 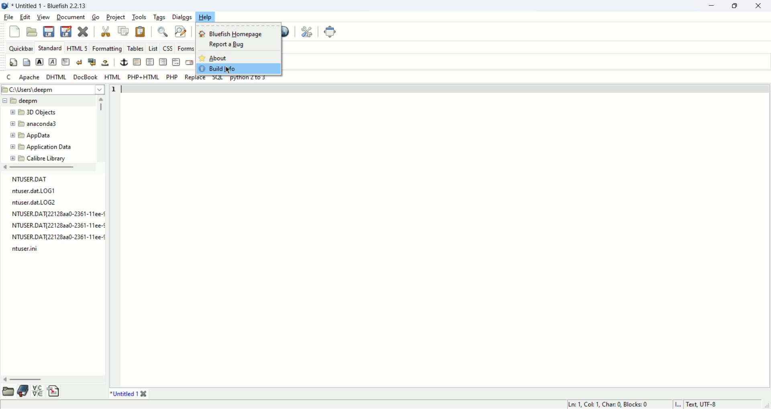 I want to click on fullscreen, so click(x=329, y=32).